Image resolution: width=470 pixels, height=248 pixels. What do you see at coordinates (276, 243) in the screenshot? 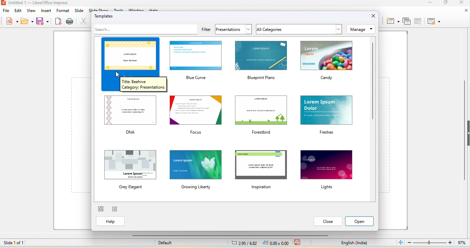
I see `0.00x0.00 (object position)` at bounding box center [276, 243].